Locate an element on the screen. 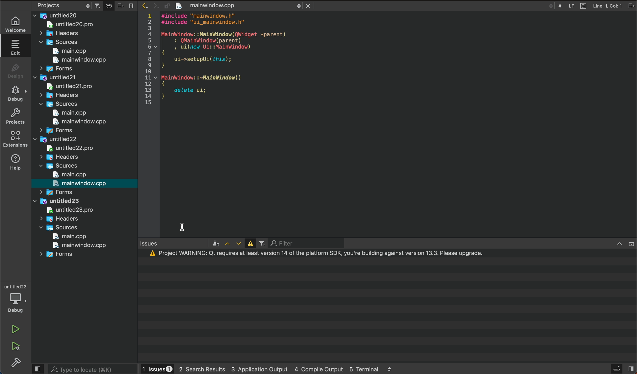 The image size is (637, 374). untitled20 pro is located at coordinates (73, 25).